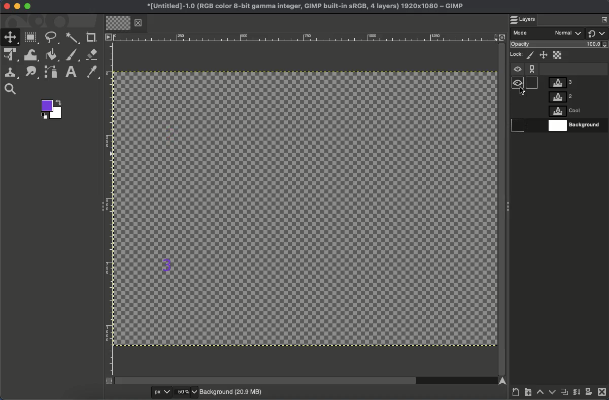 Image resolution: width=609 pixels, height=400 pixels. I want to click on px, so click(154, 392).